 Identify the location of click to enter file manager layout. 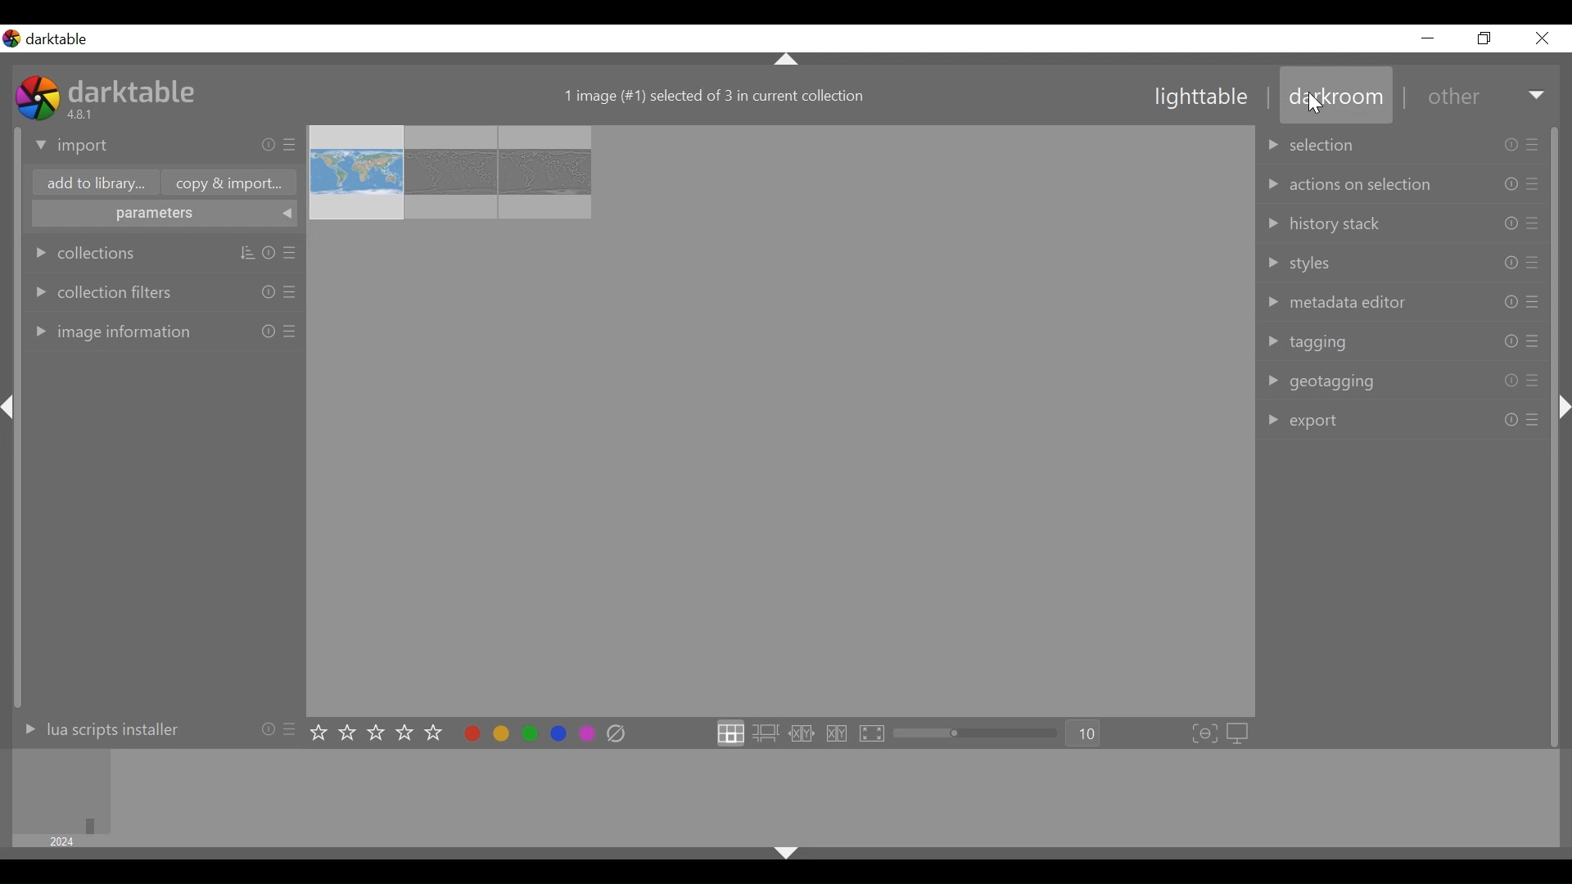
(730, 733).